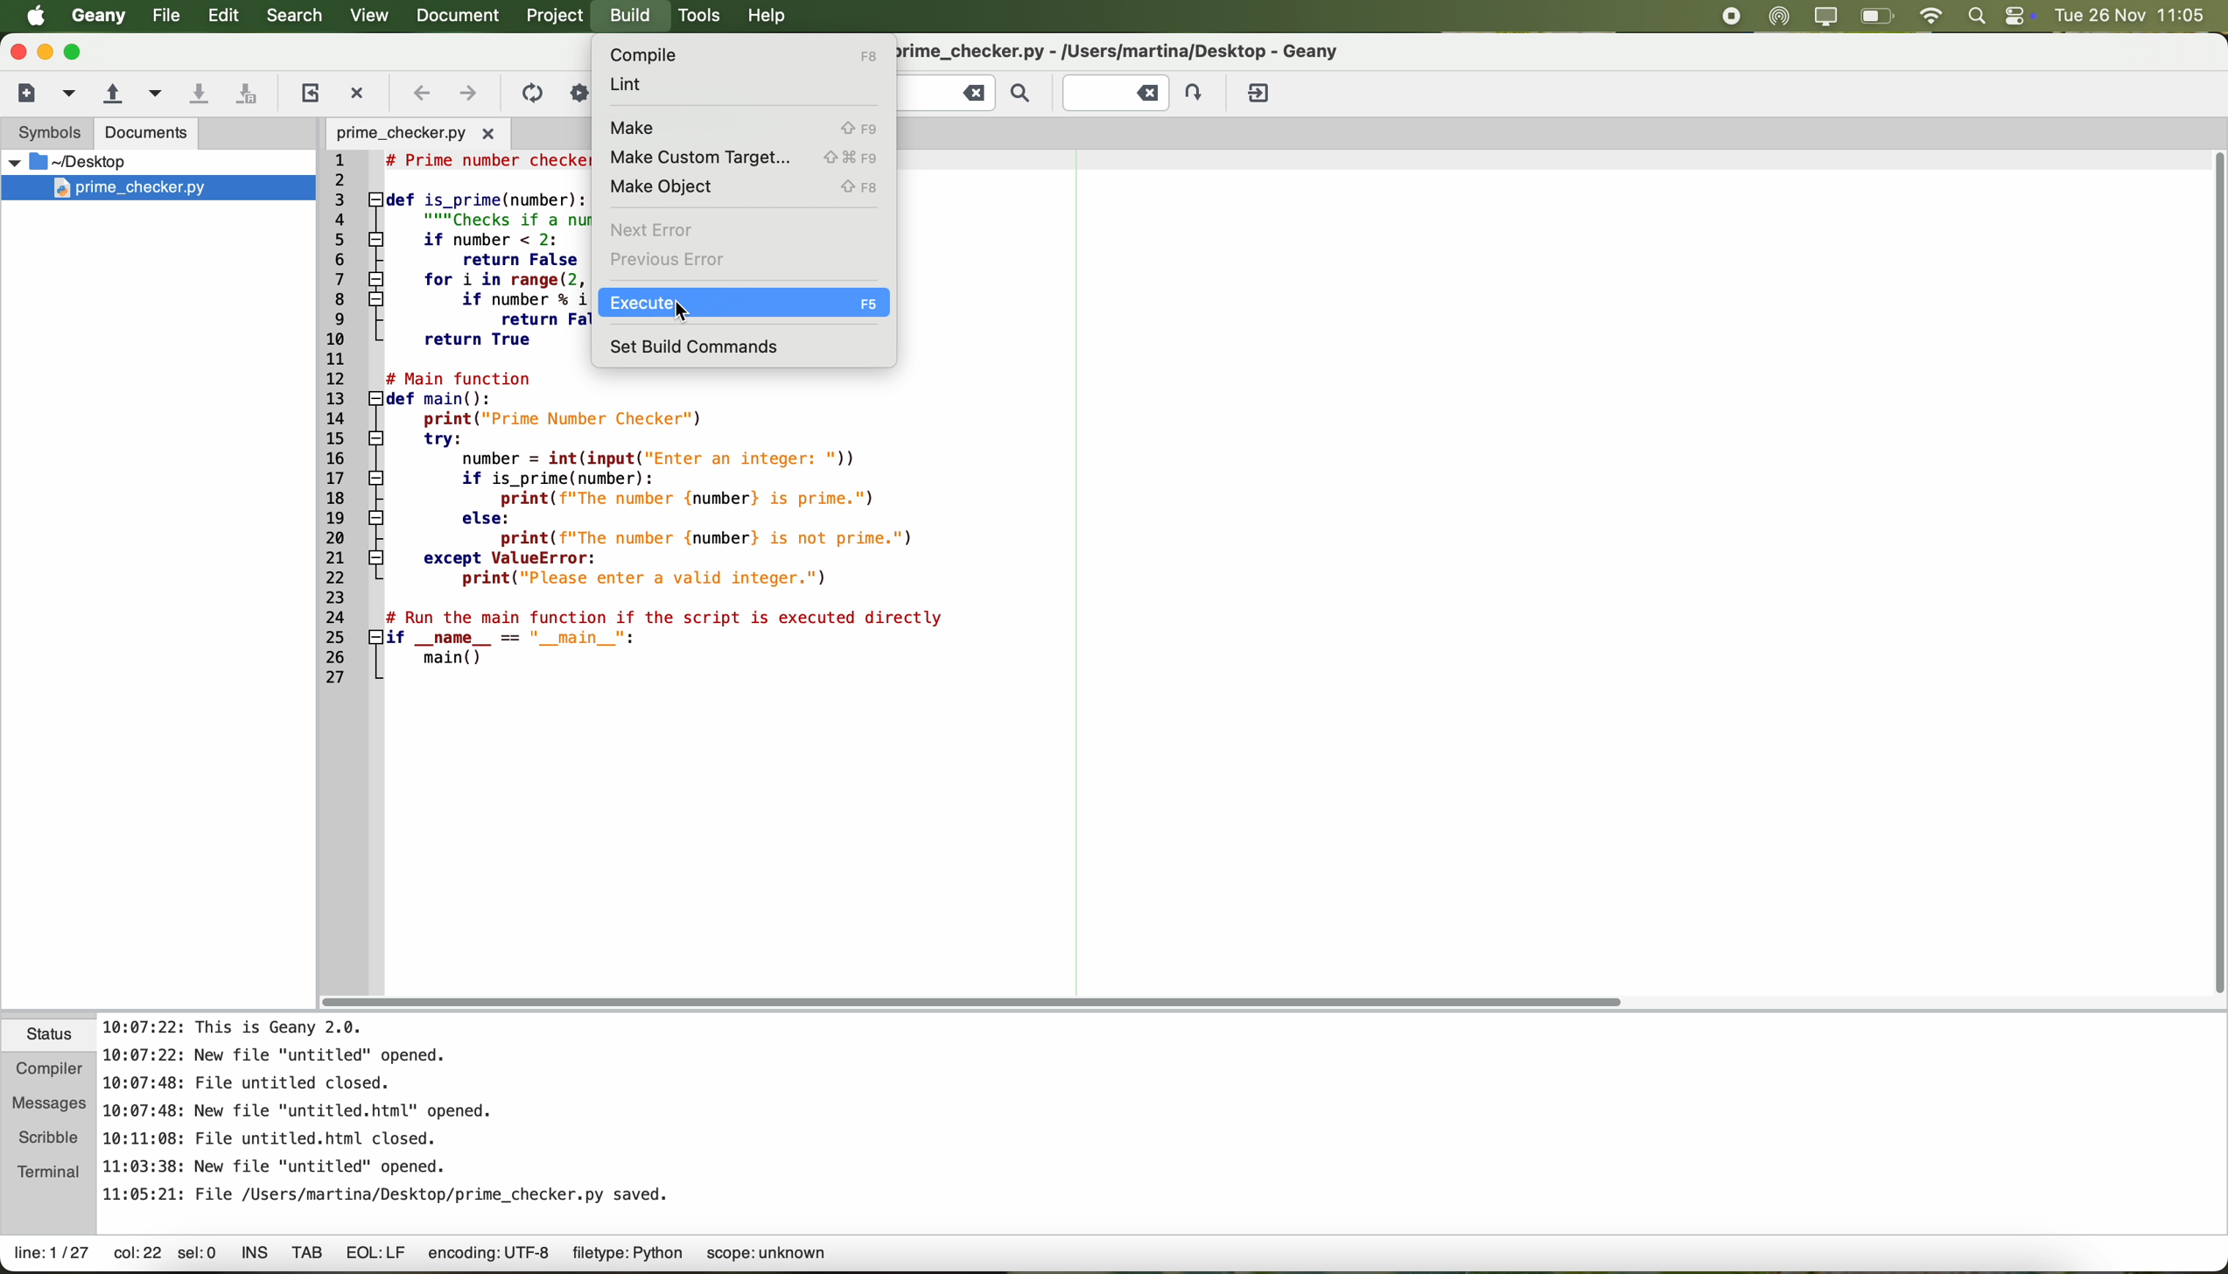 The width and height of the screenshot is (2228, 1274). I want to click on cursor, so click(678, 316).